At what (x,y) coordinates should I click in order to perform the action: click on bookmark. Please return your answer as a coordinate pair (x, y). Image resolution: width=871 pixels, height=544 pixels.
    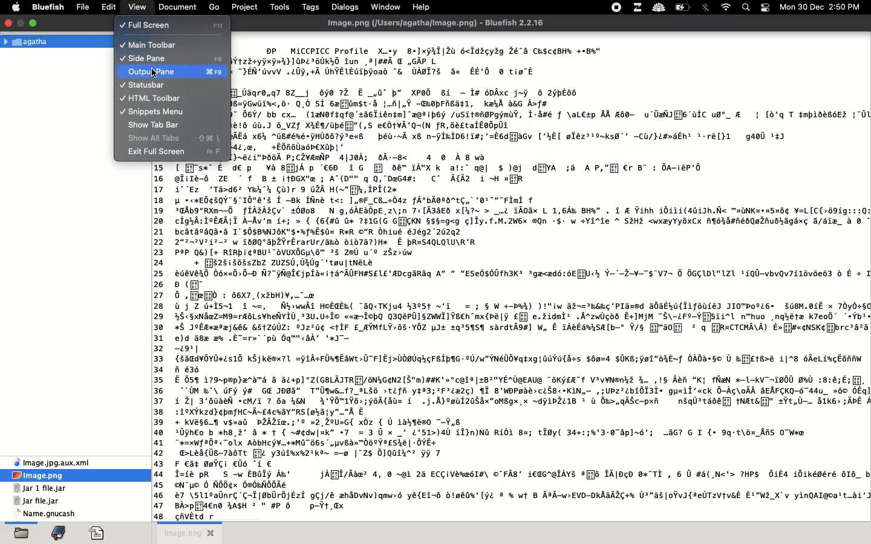
    Looking at the image, I should click on (58, 533).